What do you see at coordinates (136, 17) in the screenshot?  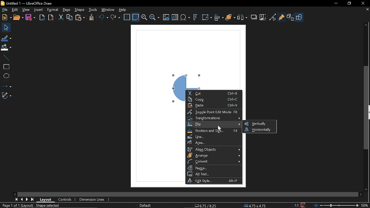 I see `Display to grid` at bounding box center [136, 17].